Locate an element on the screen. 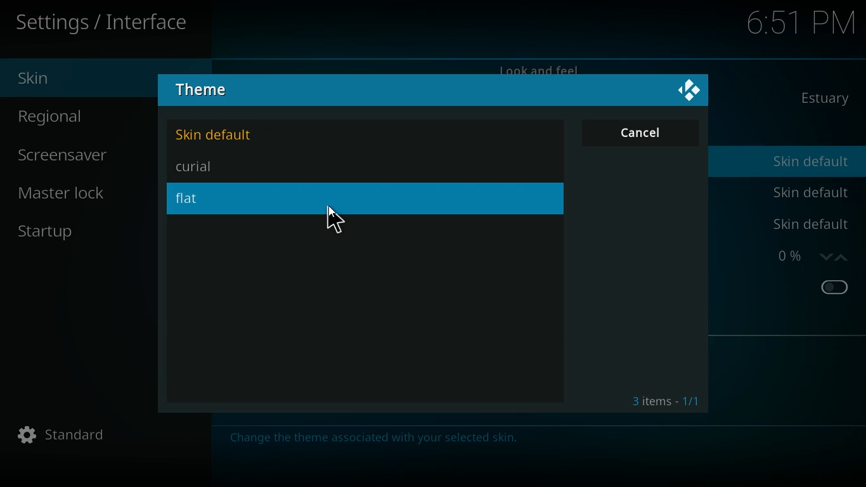 The image size is (866, 487). regional is located at coordinates (91, 117).